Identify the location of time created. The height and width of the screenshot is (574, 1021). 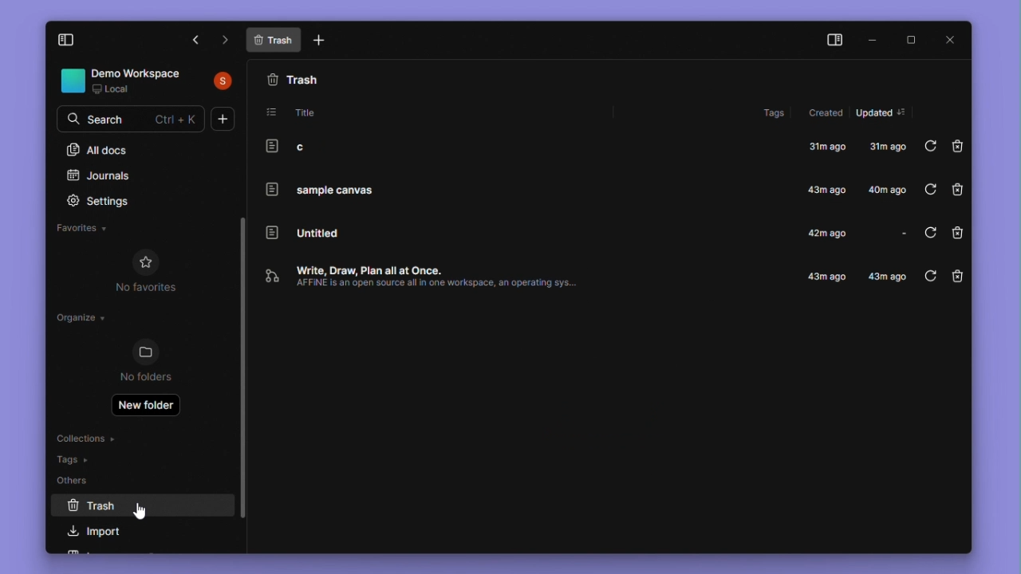
(830, 233).